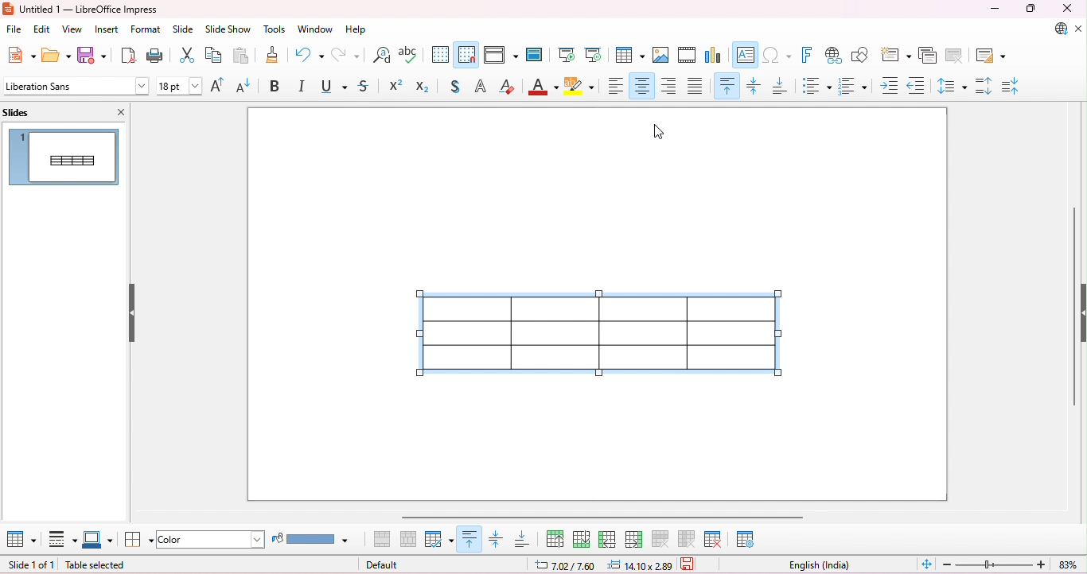 Image resolution: width=1087 pixels, height=574 pixels. What do you see at coordinates (384, 564) in the screenshot?
I see `default` at bounding box center [384, 564].